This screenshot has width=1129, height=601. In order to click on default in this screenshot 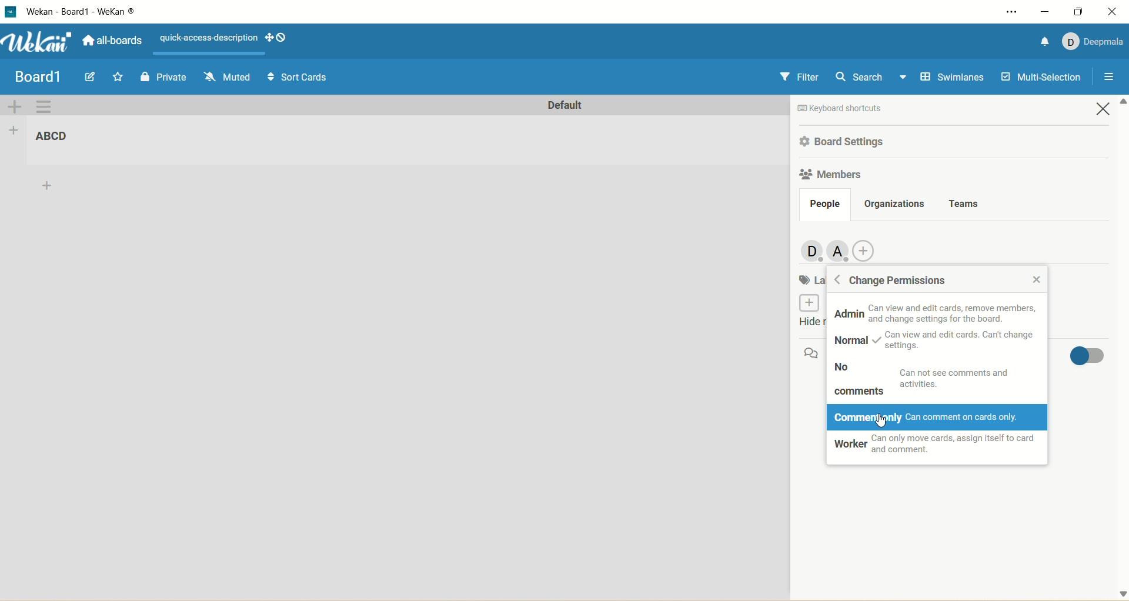, I will do `click(564, 107)`.